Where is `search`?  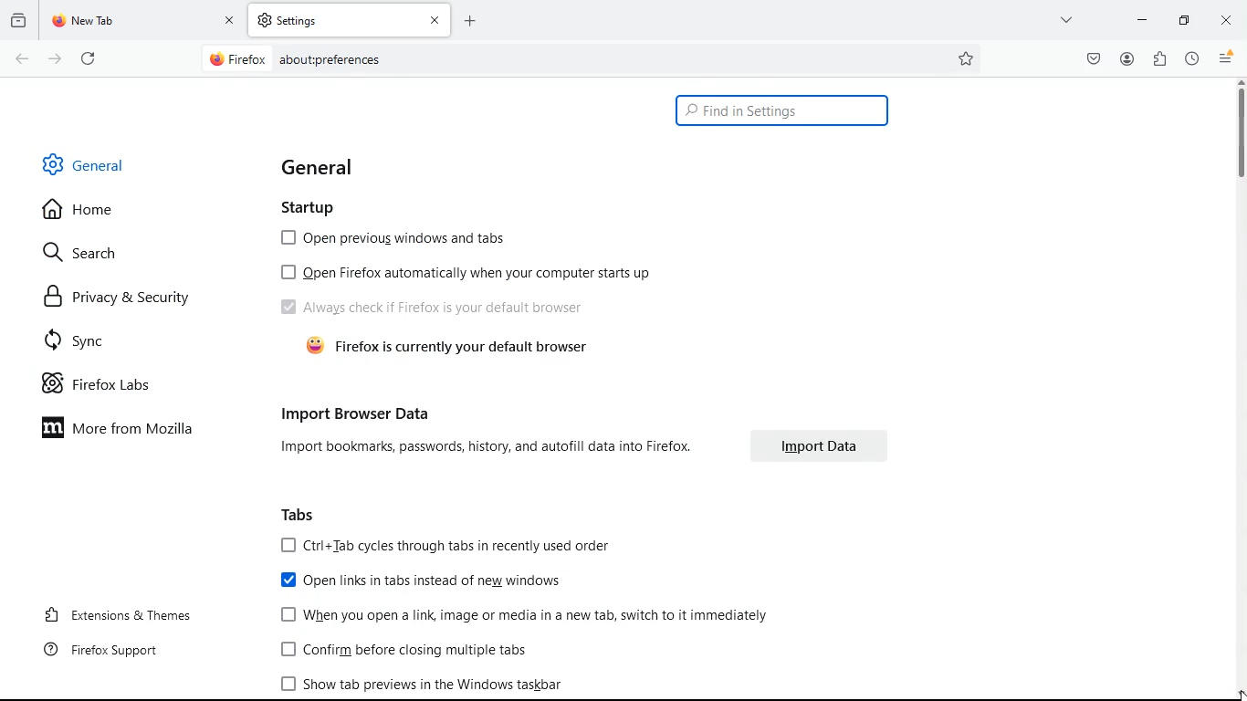
search is located at coordinates (89, 255).